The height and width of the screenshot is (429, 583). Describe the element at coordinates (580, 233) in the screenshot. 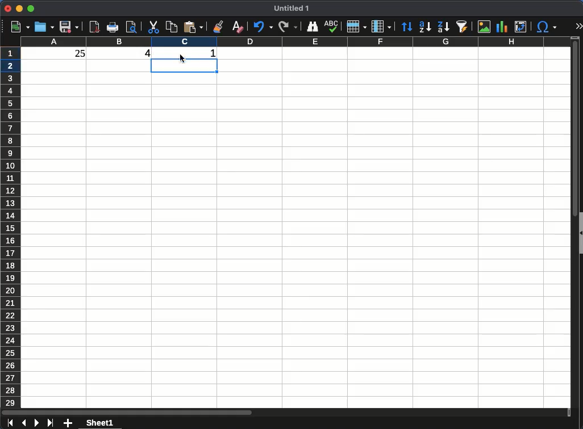

I see `collapse` at that location.